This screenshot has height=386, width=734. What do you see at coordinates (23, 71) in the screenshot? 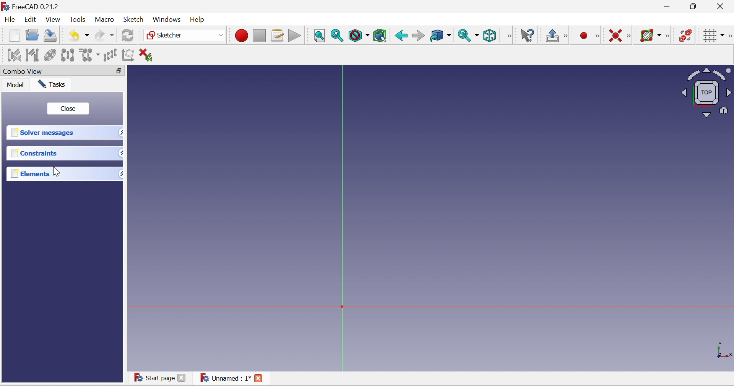
I see `Combo view` at bounding box center [23, 71].